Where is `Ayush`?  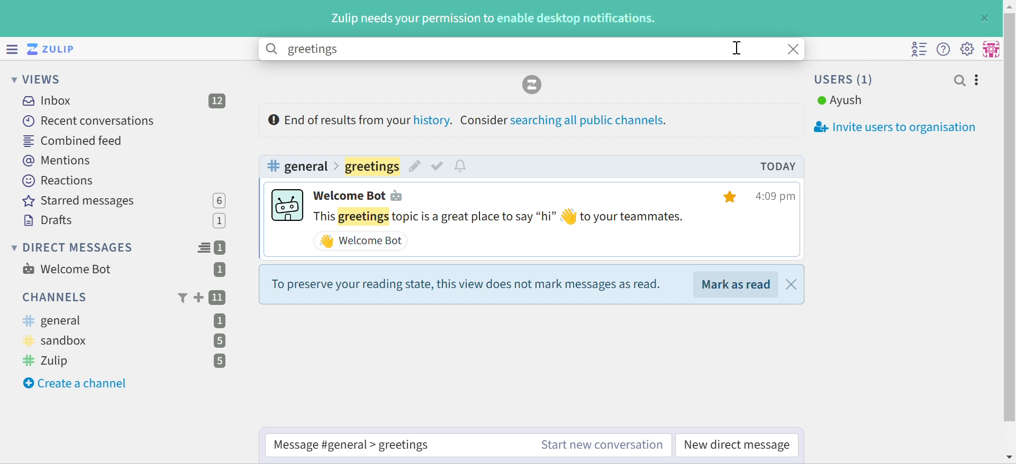
Ayush is located at coordinates (840, 101).